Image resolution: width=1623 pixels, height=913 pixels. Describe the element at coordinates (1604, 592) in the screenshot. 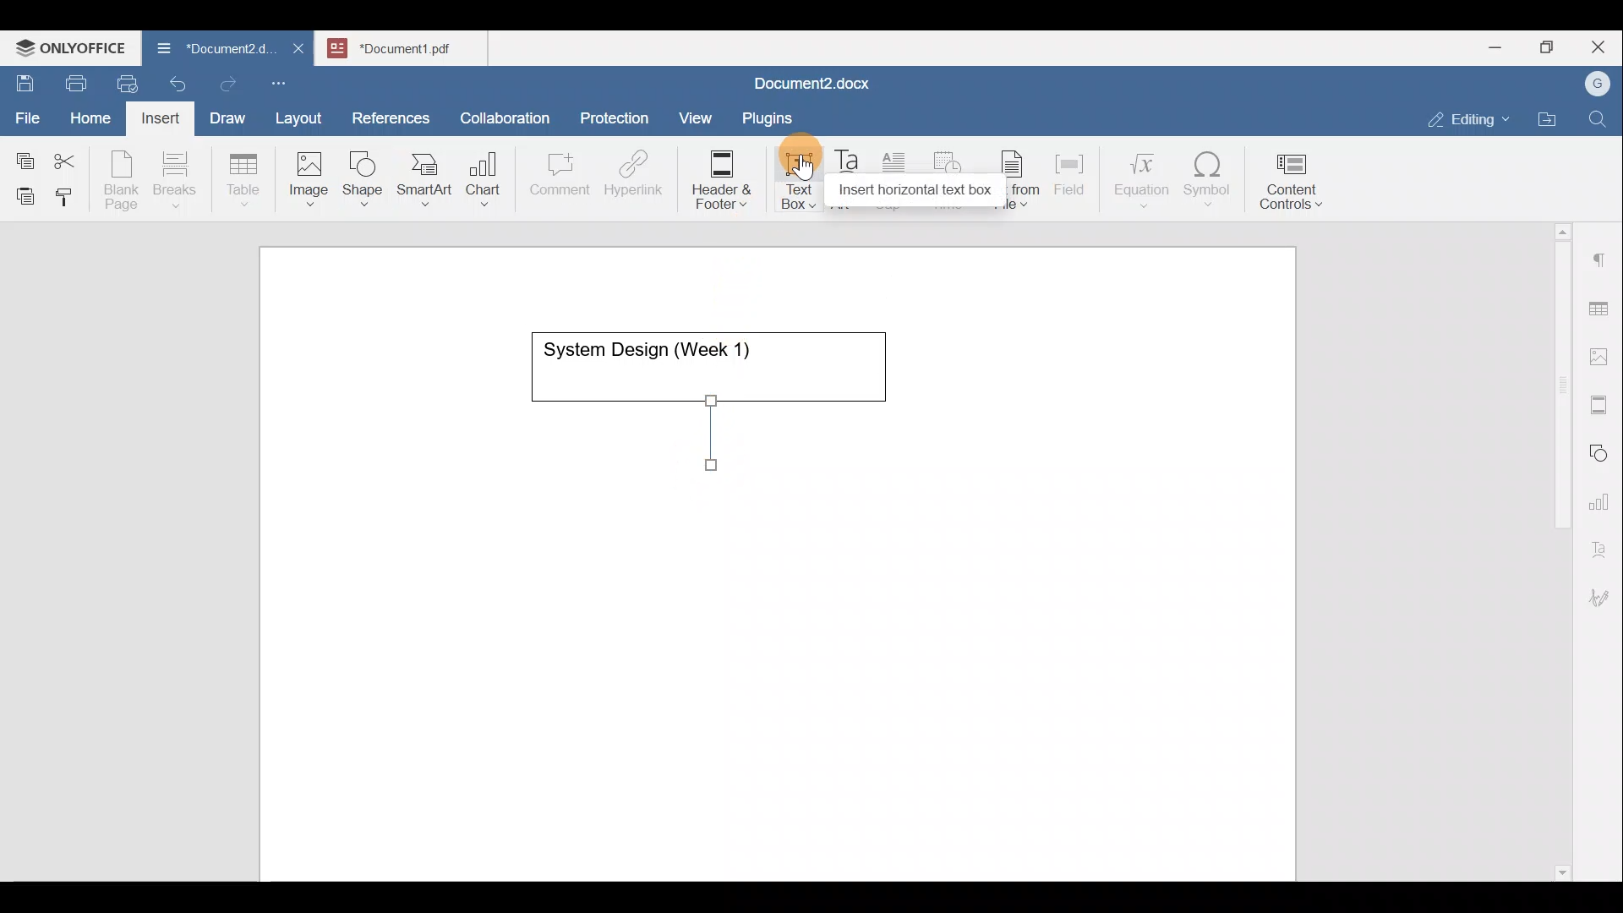

I see `Signature settings` at that location.